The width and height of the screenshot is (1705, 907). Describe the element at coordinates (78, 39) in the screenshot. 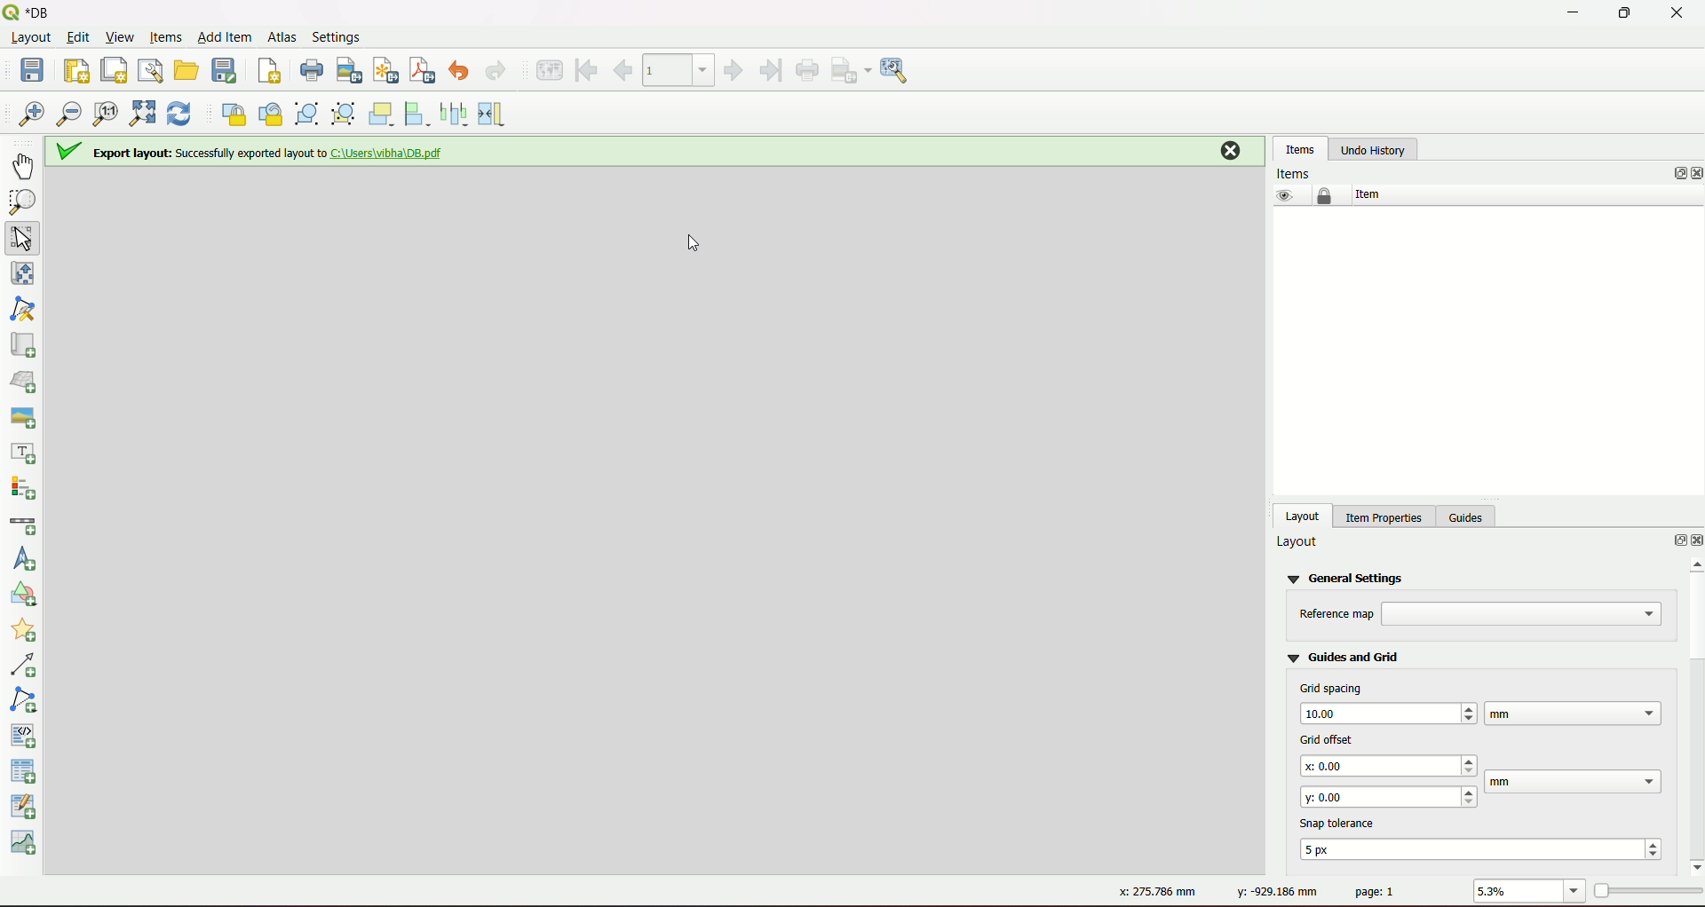

I see `Edit` at that location.